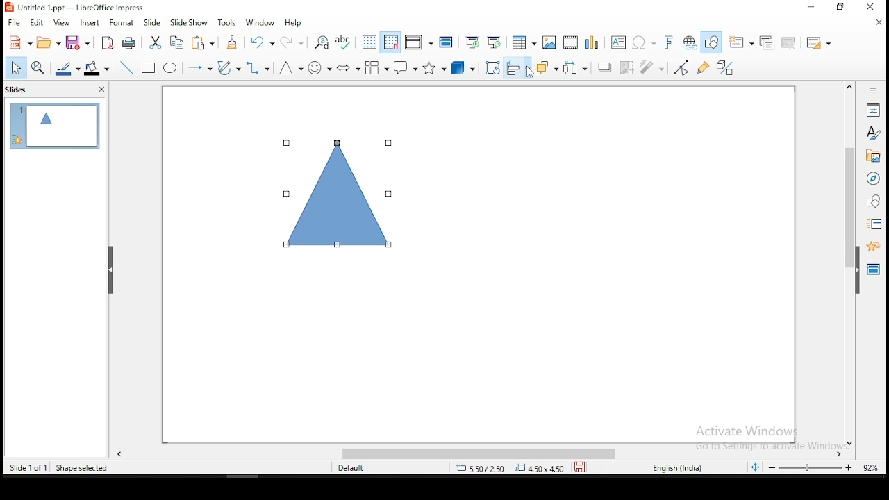 Image resolution: width=889 pixels, height=500 pixels. What do you see at coordinates (524, 42) in the screenshot?
I see `tables` at bounding box center [524, 42].